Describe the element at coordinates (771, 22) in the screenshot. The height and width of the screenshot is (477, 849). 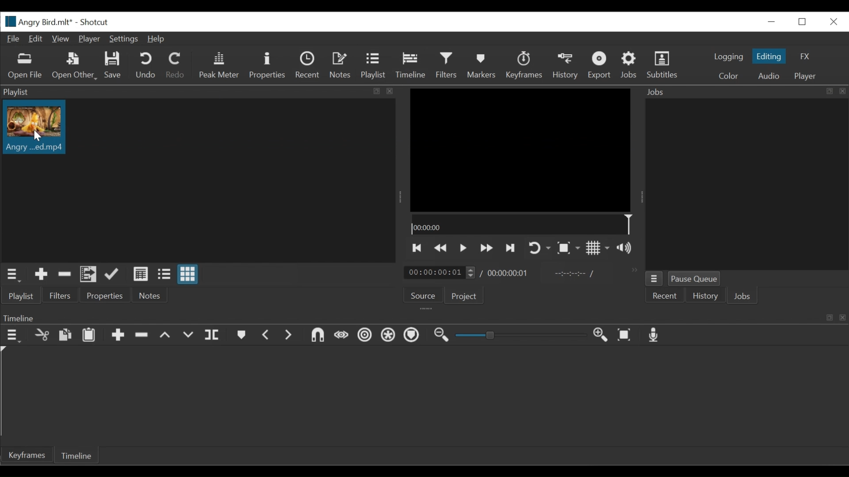
I see `minimize` at that location.